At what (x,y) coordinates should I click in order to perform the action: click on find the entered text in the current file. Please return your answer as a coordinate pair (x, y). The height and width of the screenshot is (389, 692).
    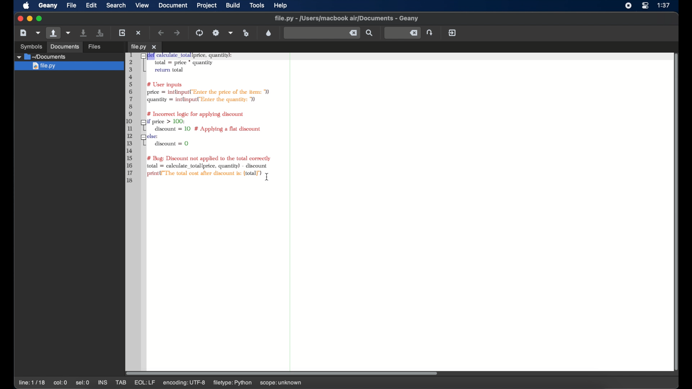
    Looking at the image, I should click on (321, 33).